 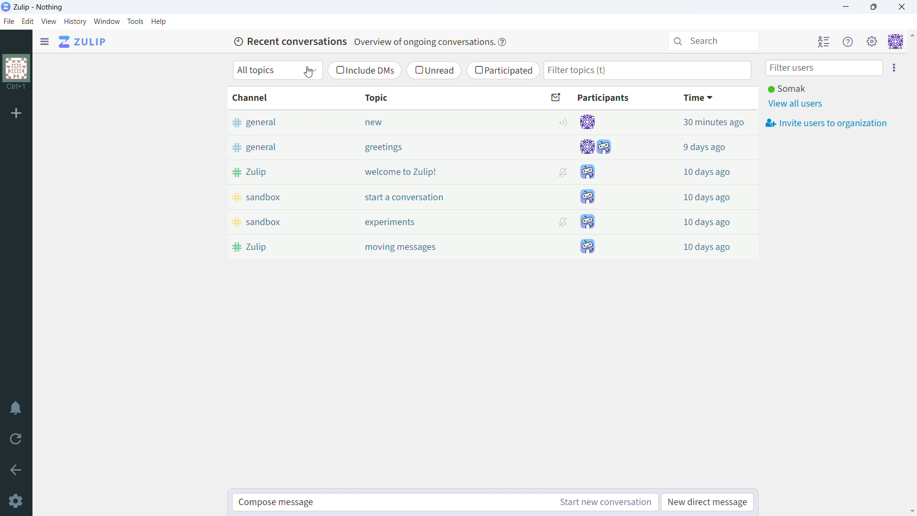 I want to click on main menu, so click(x=872, y=41).